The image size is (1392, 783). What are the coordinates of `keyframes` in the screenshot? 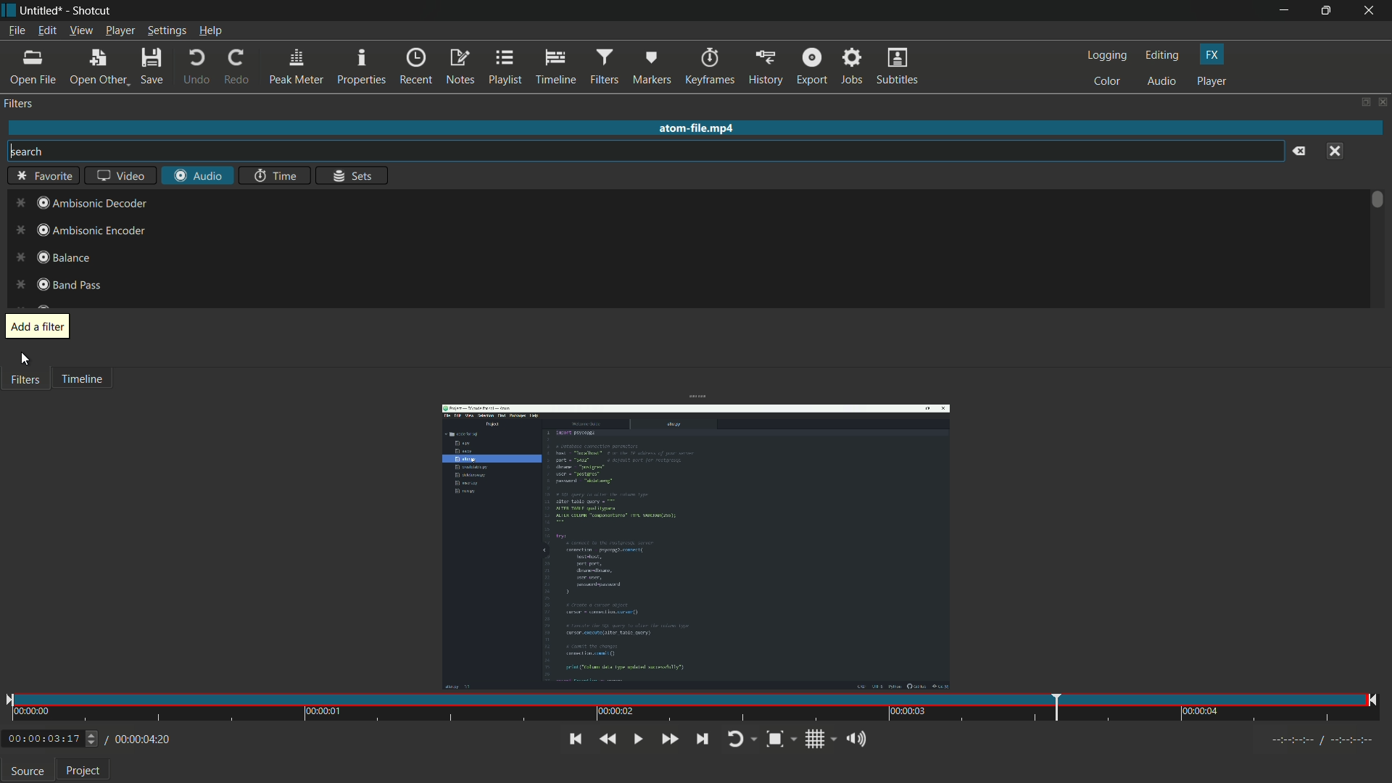 It's located at (710, 66).